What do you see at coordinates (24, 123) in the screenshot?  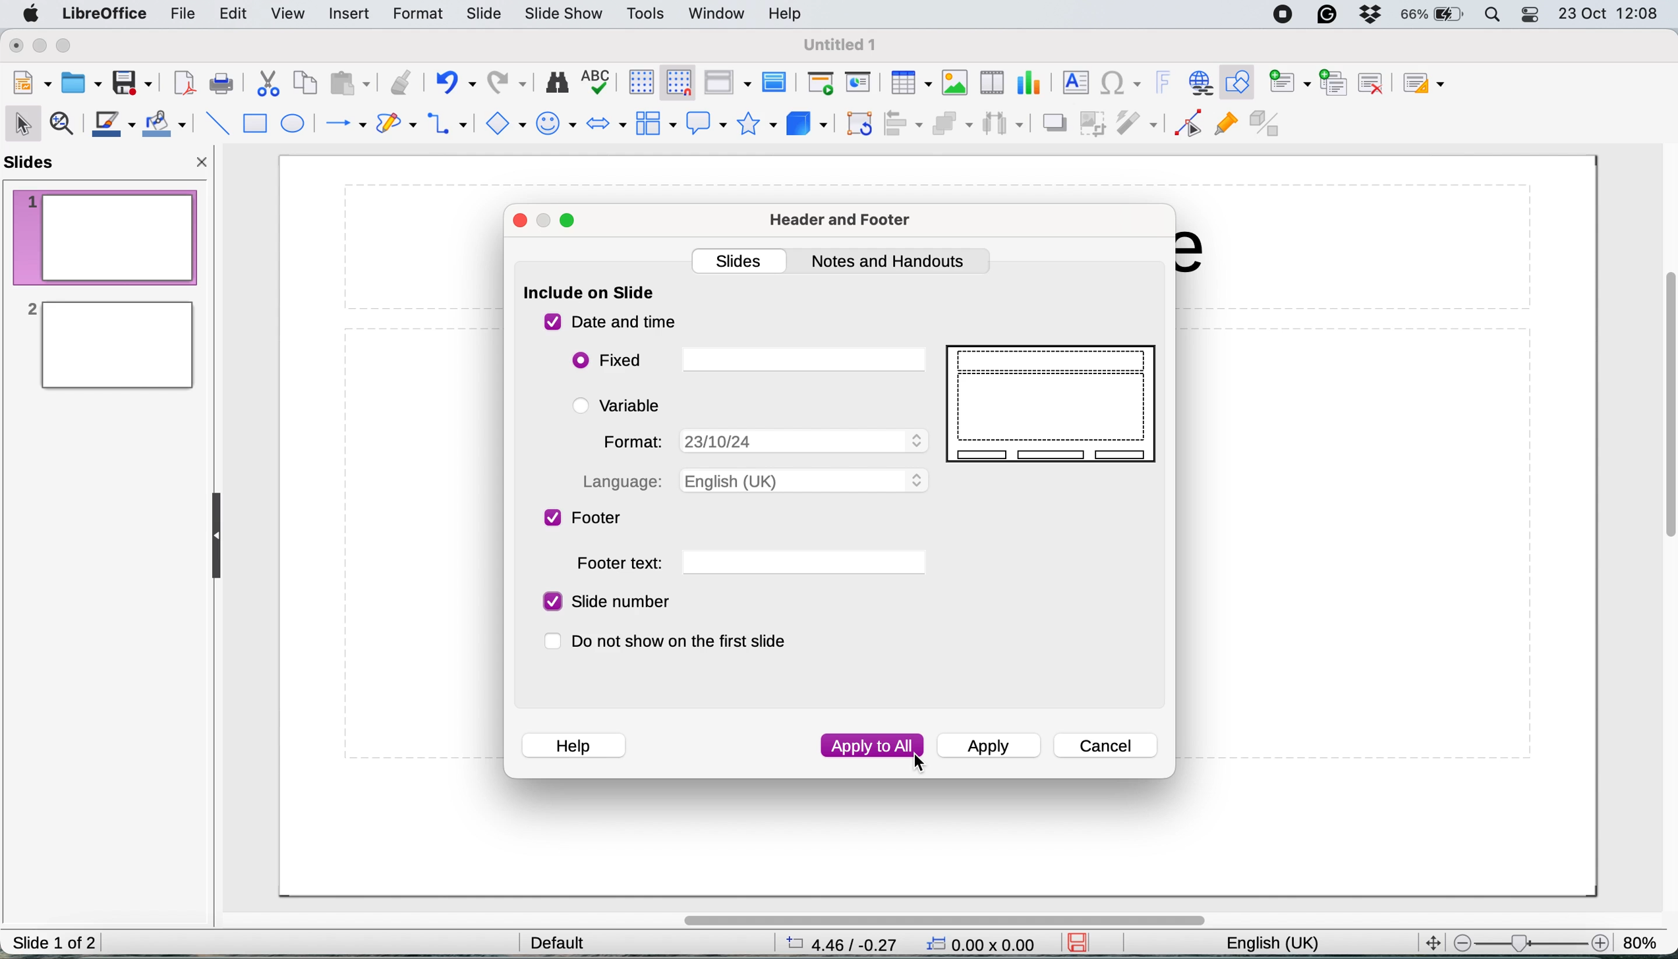 I see `selection tool` at bounding box center [24, 123].